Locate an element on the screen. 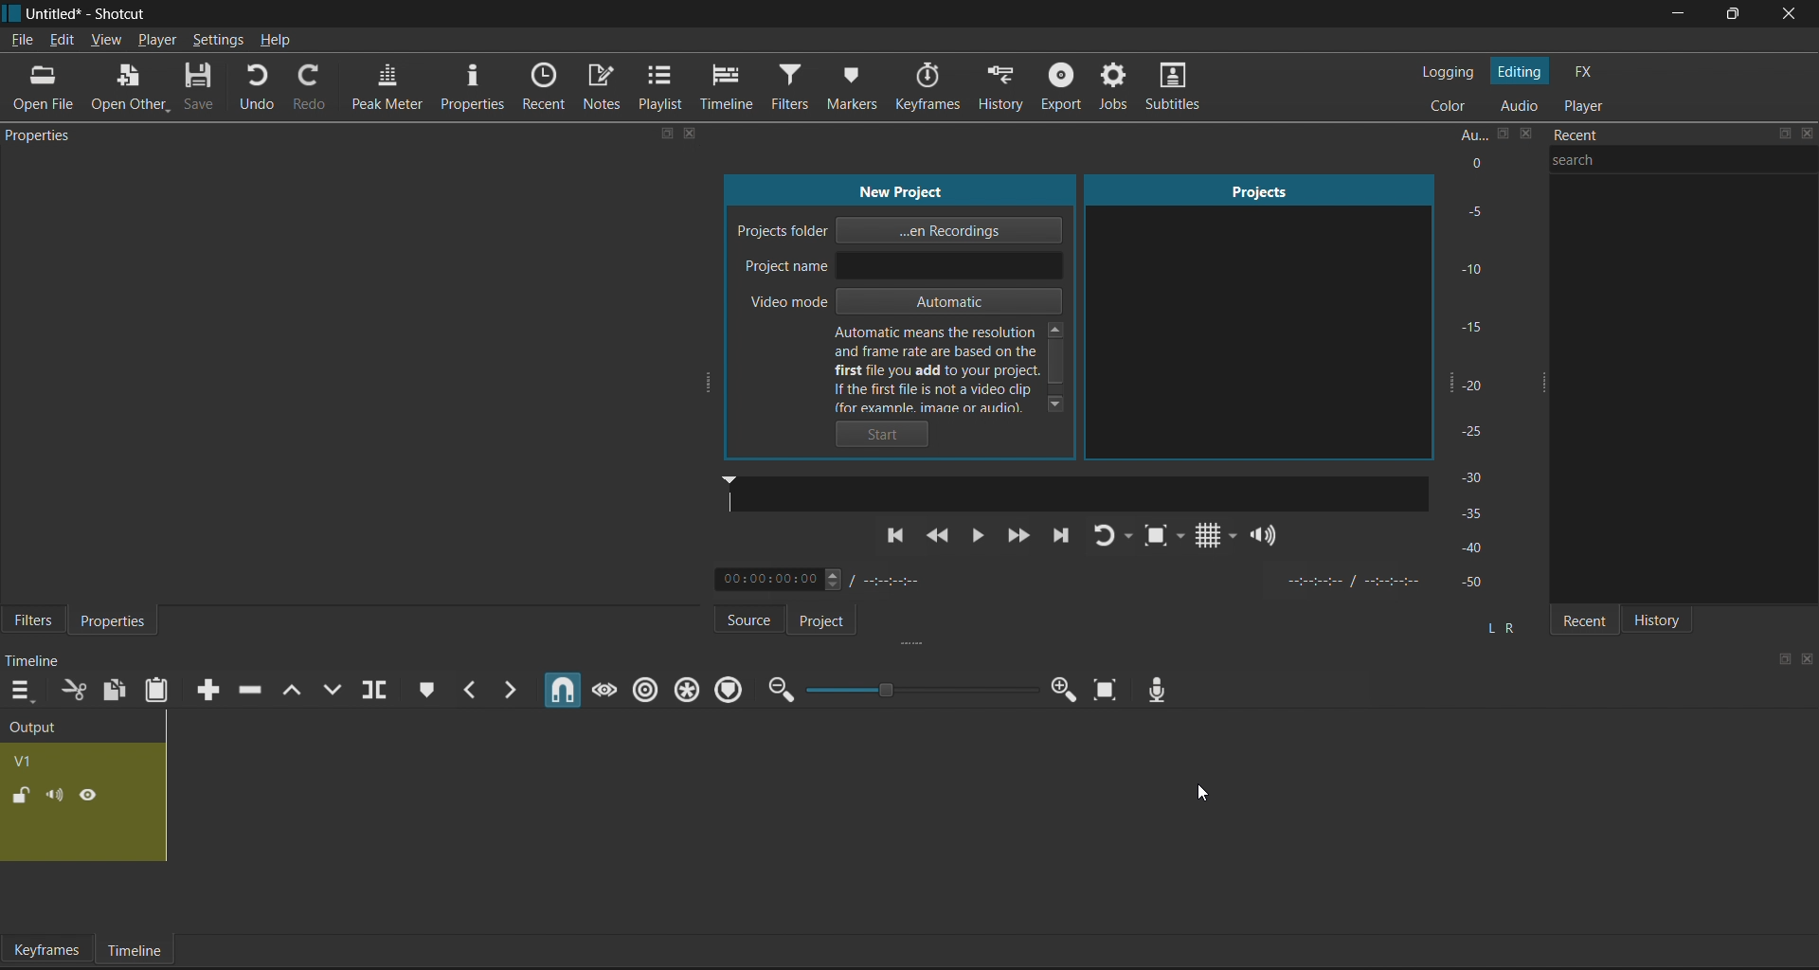 The width and height of the screenshot is (1819, 970). properties is located at coordinates (44, 136).